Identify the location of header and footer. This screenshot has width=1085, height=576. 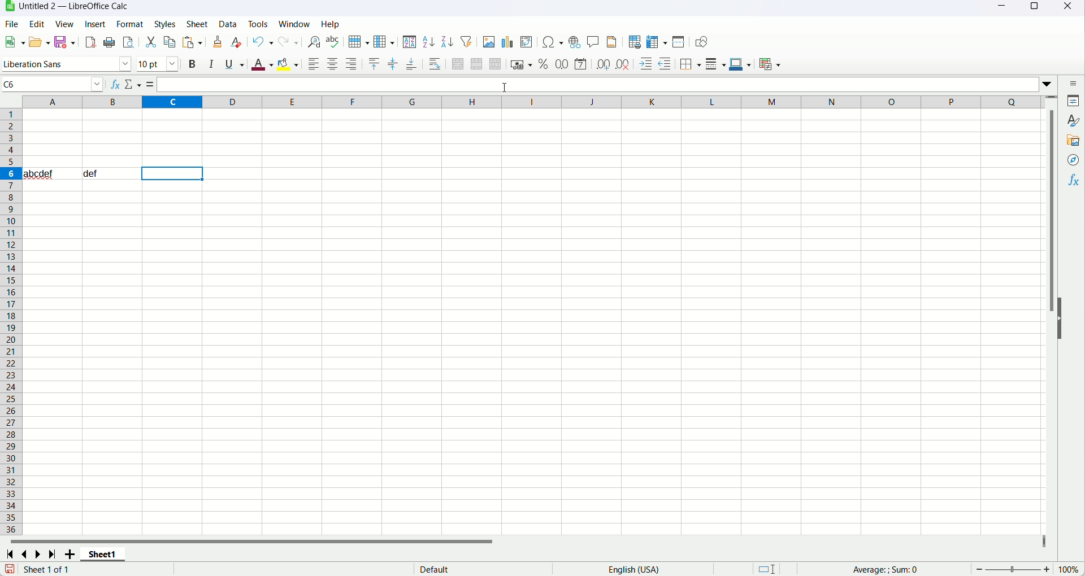
(613, 42).